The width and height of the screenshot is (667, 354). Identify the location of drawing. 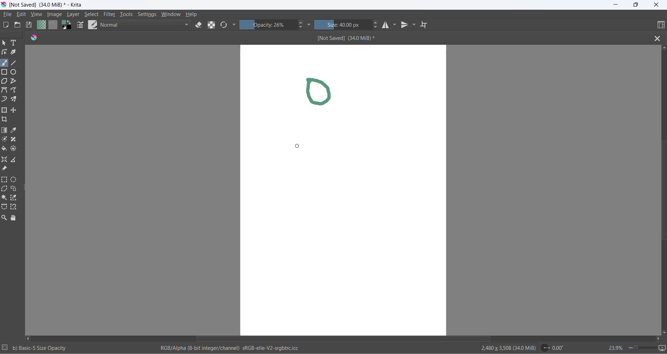
(326, 93).